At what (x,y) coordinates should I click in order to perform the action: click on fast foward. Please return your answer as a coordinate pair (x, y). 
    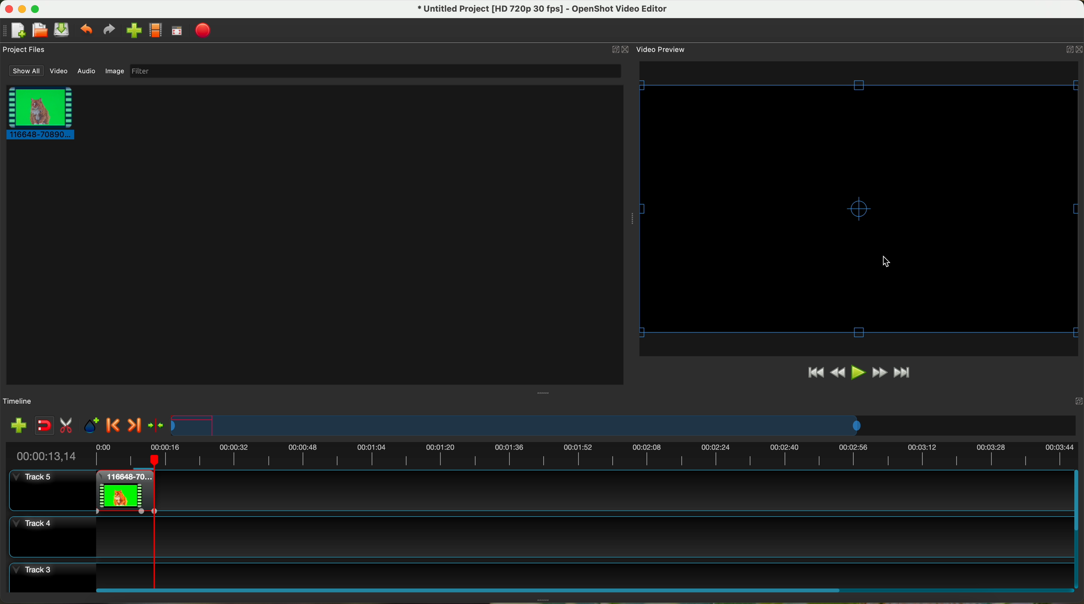
    Looking at the image, I should click on (882, 373).